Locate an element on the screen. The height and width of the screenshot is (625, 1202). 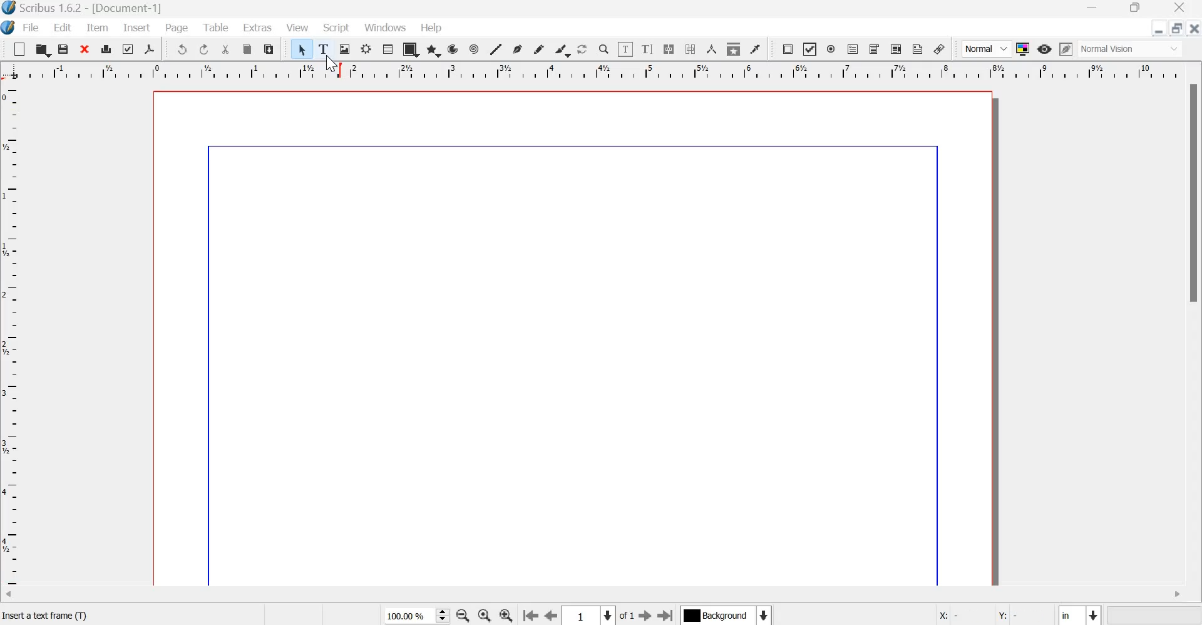
PDF push button is located at coordinates (788, 49).